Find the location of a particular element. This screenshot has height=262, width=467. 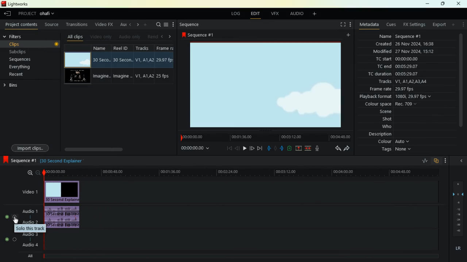

cues is located at coordinates (389, 24).